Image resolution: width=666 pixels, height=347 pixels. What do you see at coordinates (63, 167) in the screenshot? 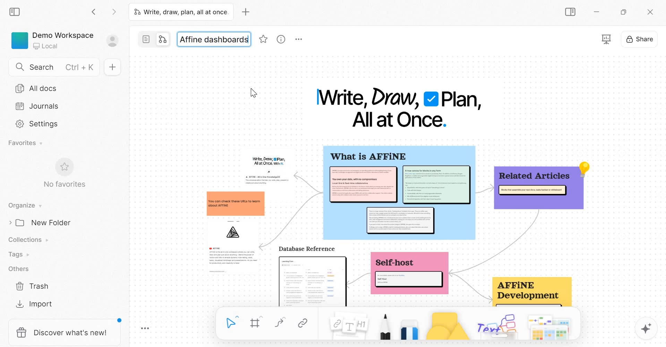
I see `favorite symbol` at bounding box center [63, 167].